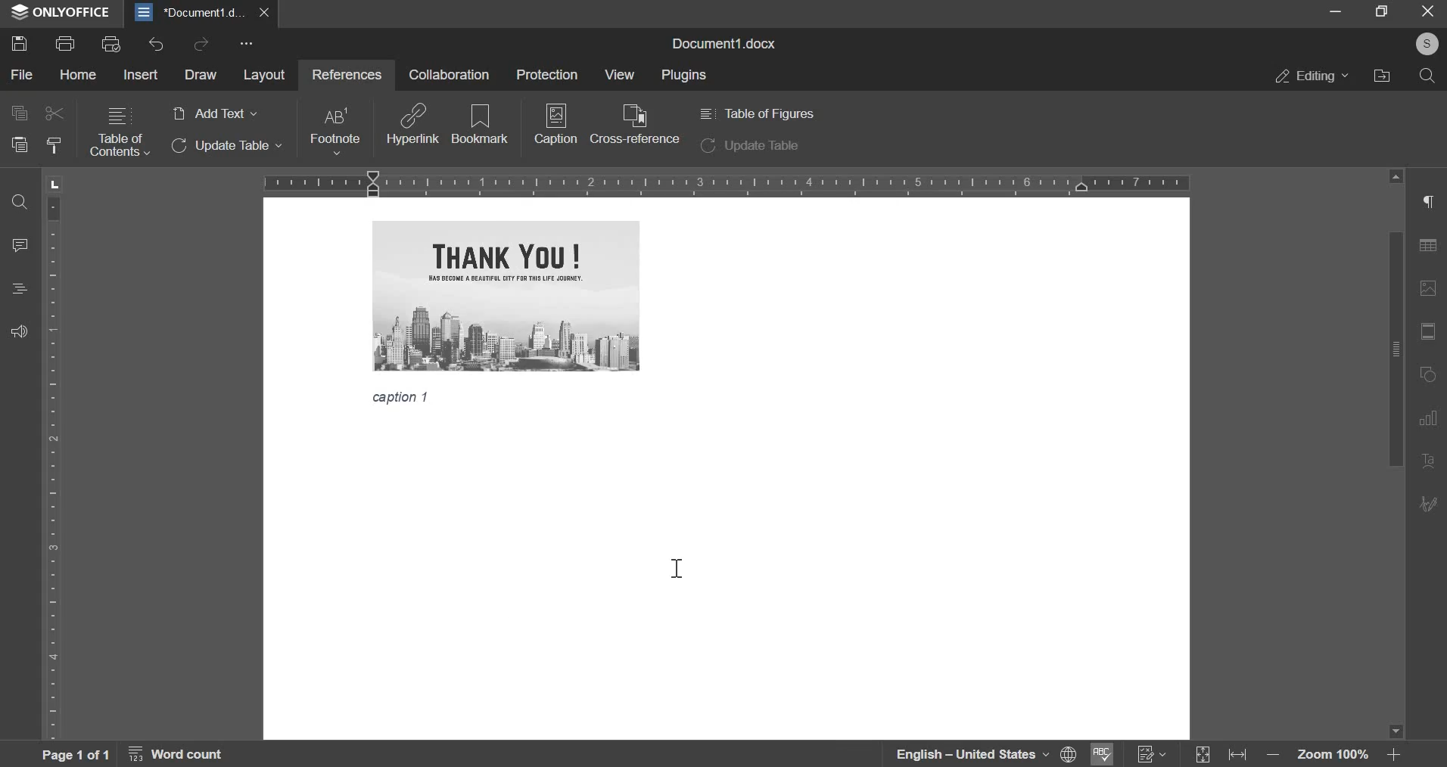  Describe the element at coordinates (618, 74) in the screenshot. I see `view` at that location.